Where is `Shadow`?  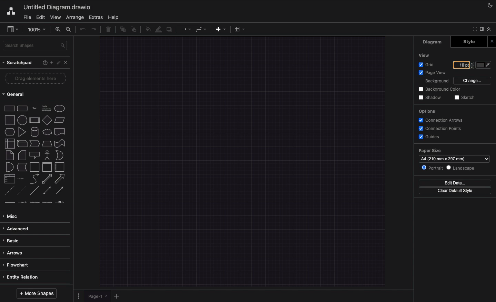
Shadow is located at coordinates (170, 31).